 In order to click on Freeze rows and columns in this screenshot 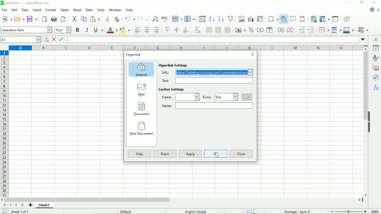, I will do `click(324, 19)`.